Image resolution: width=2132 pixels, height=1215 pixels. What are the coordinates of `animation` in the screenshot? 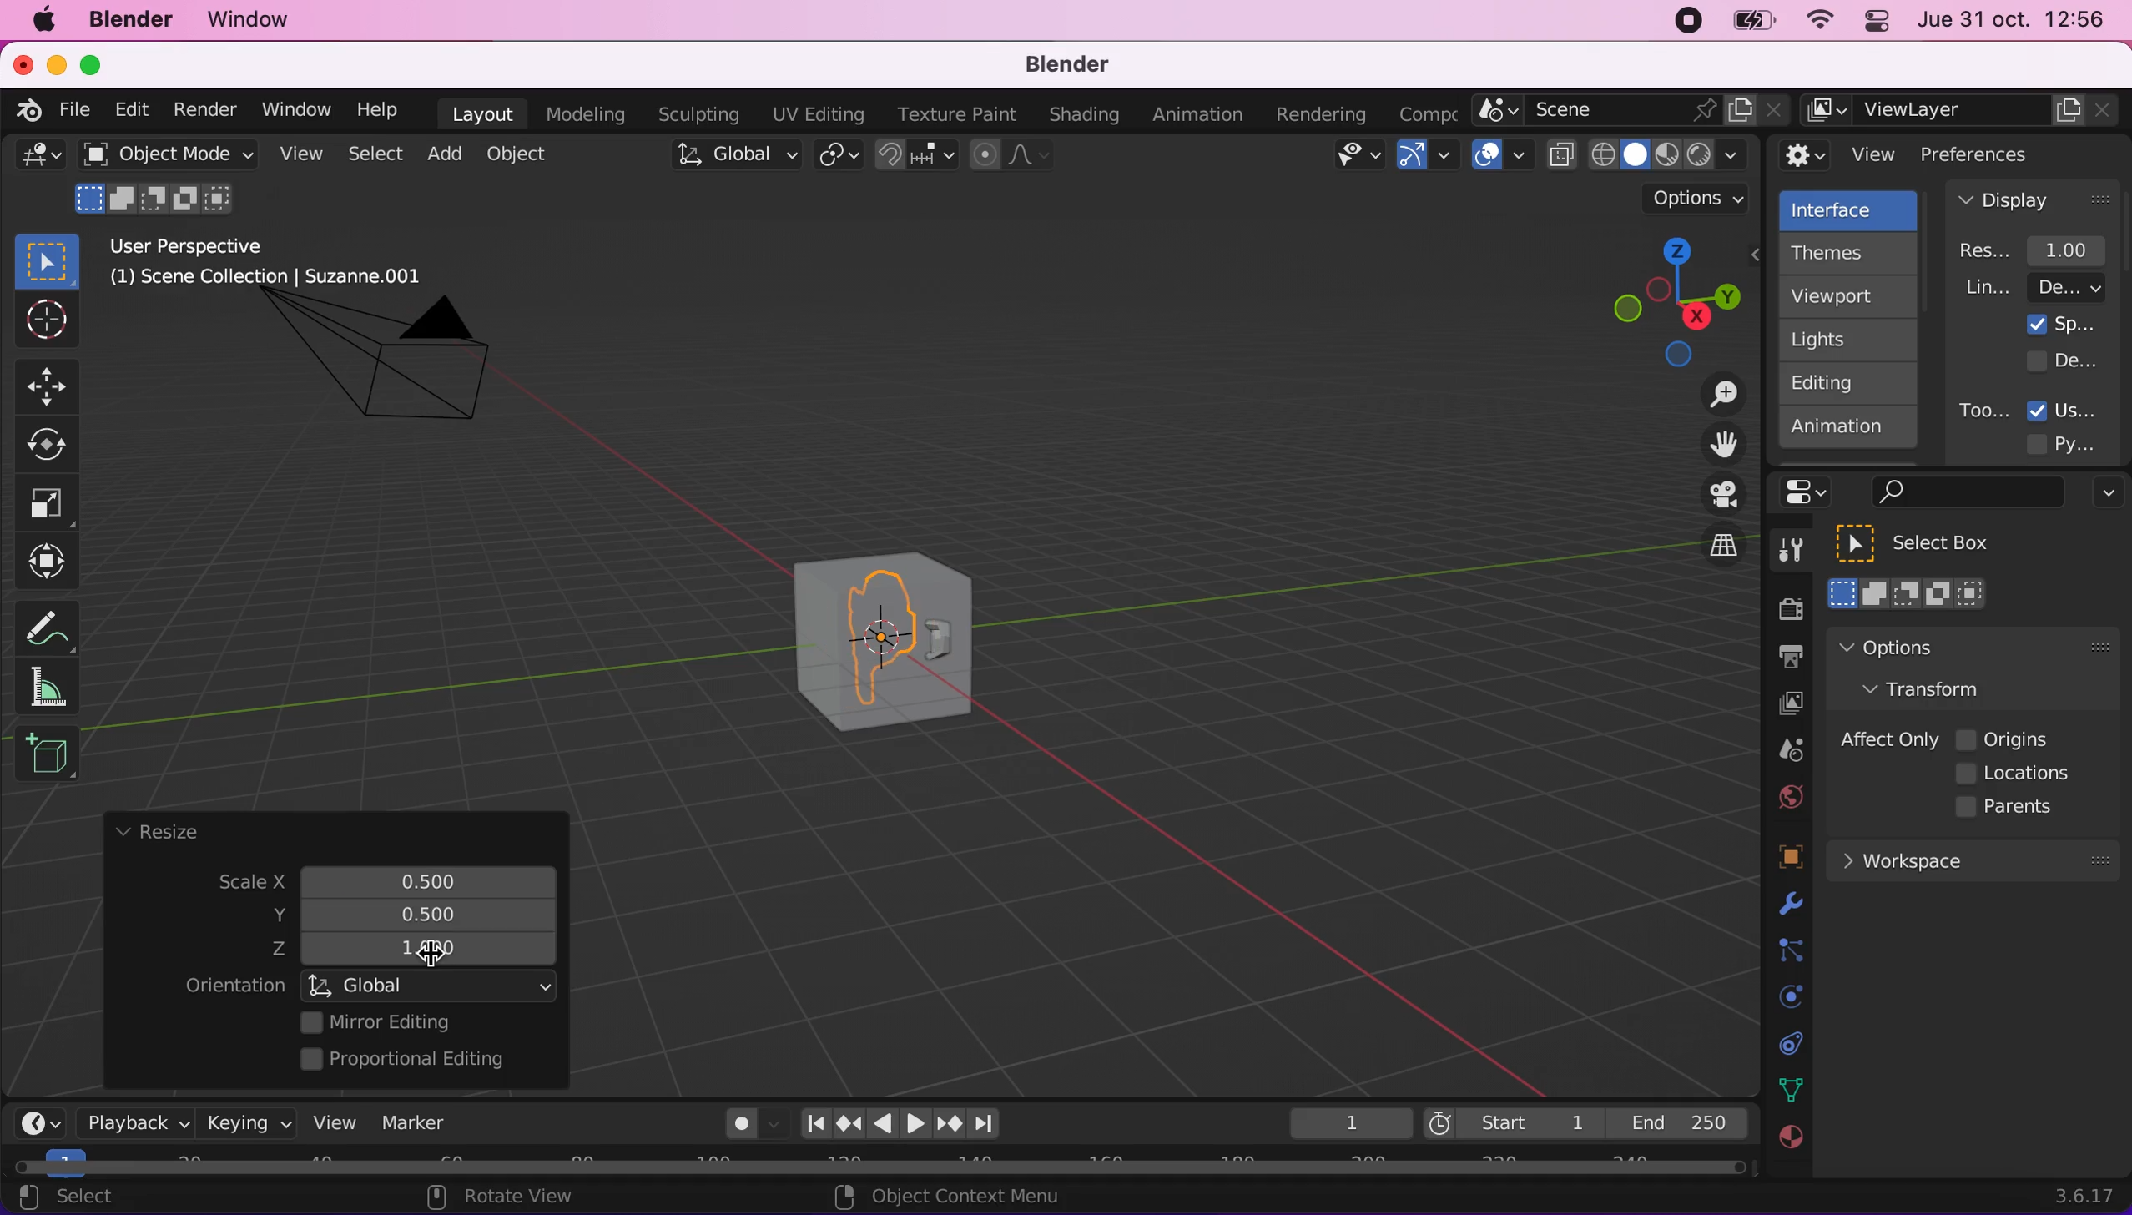 It's located at (1202, 115).